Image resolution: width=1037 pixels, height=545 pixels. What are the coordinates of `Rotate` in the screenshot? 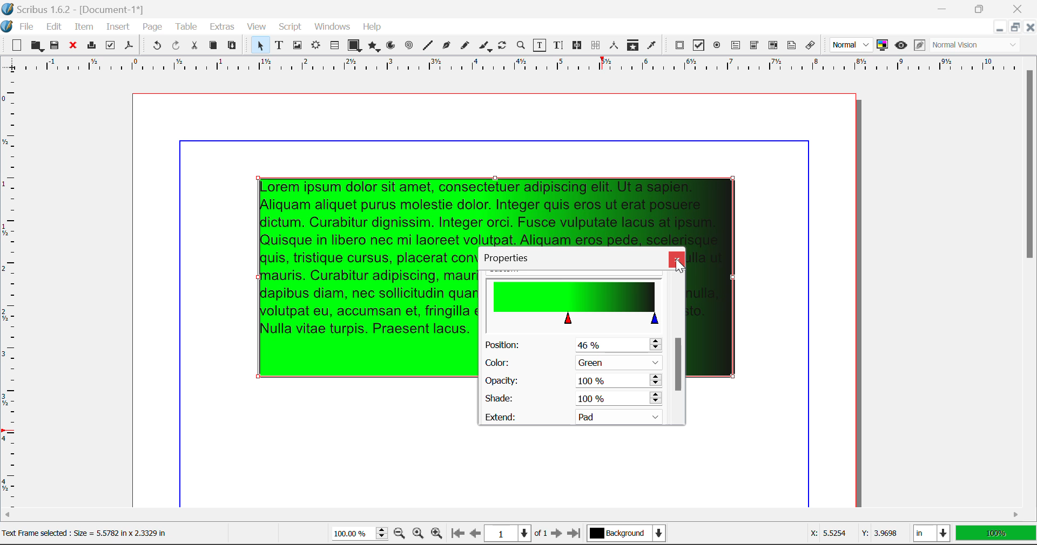 It's located at (503, 45).